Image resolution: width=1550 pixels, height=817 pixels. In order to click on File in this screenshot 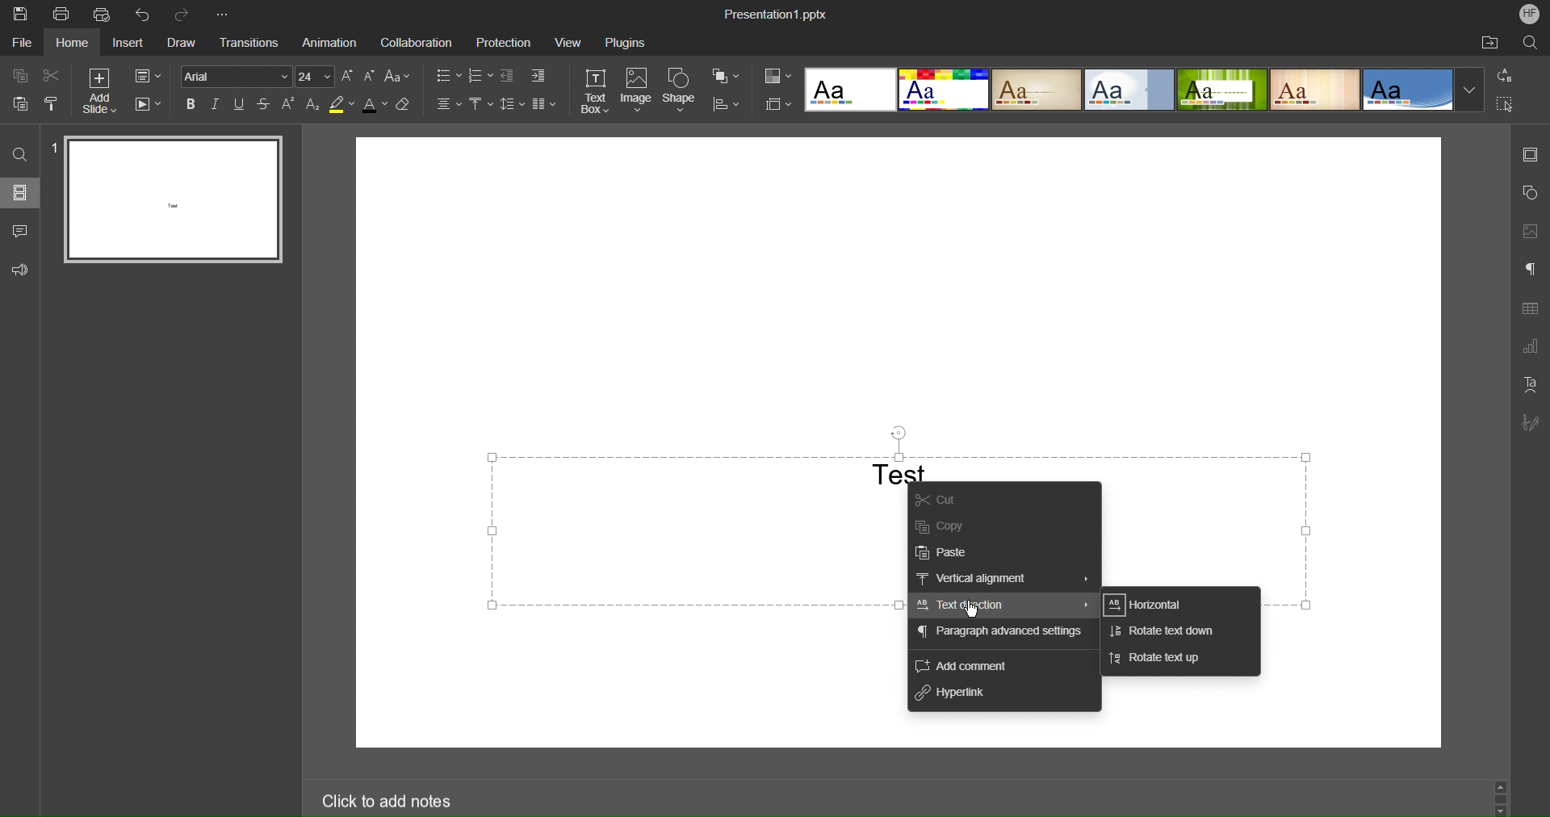, I will do `click(21, 44)`.